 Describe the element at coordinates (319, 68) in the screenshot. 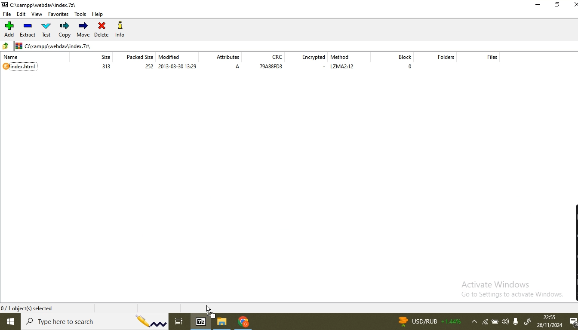

I see `-` at that location.